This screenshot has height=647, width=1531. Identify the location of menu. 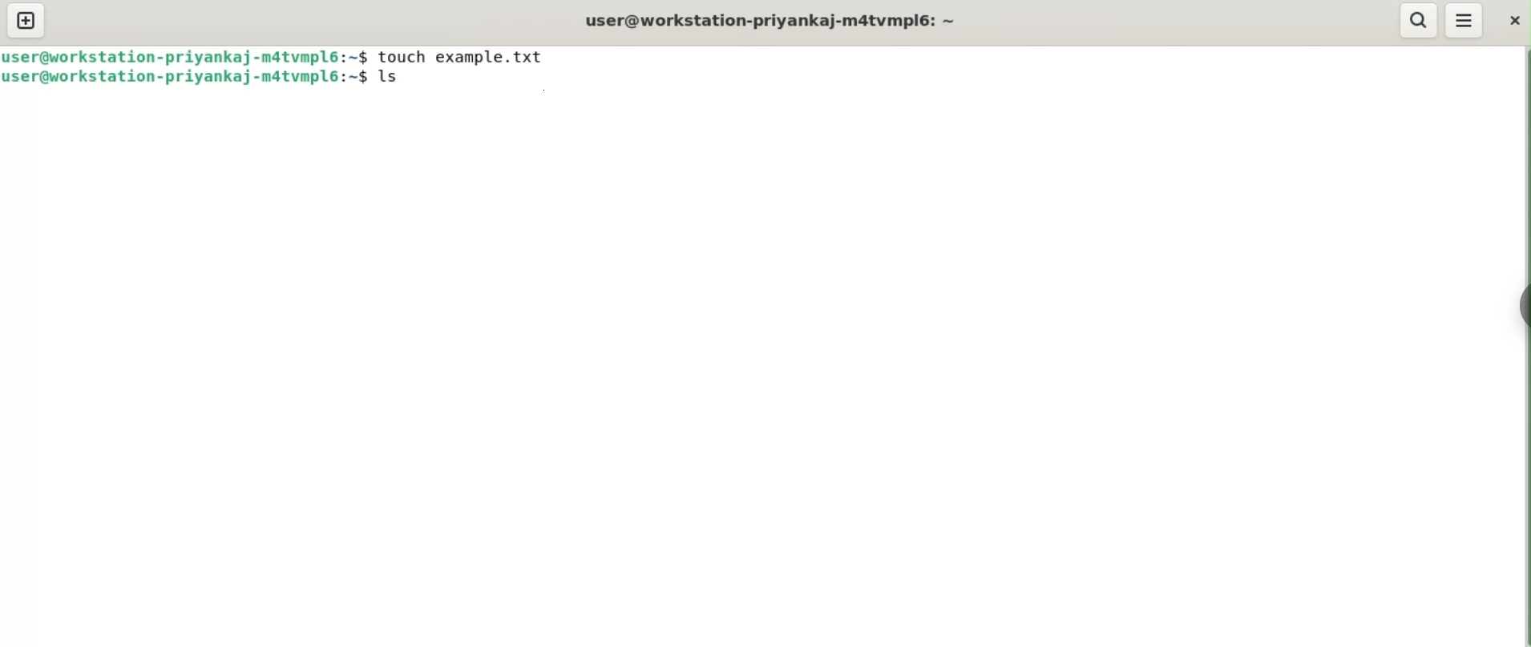
(1465, 22).